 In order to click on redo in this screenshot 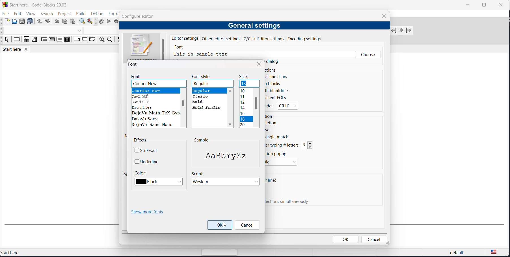, I will do `click(48, 22)`.